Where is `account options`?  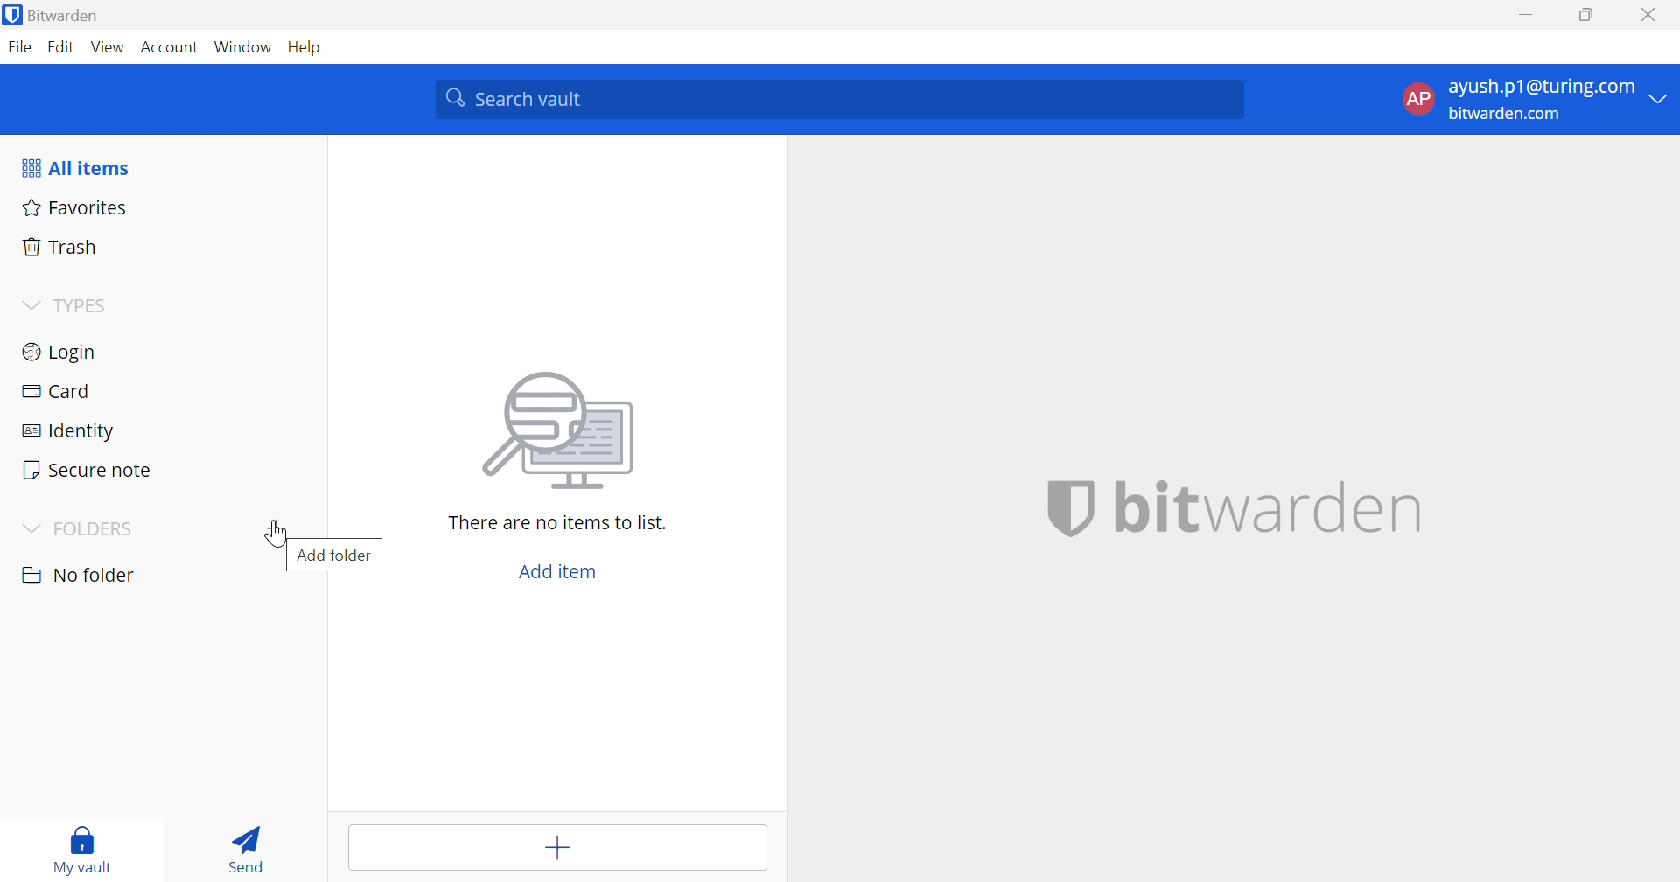
account options is located at coordinates (1535, 101).